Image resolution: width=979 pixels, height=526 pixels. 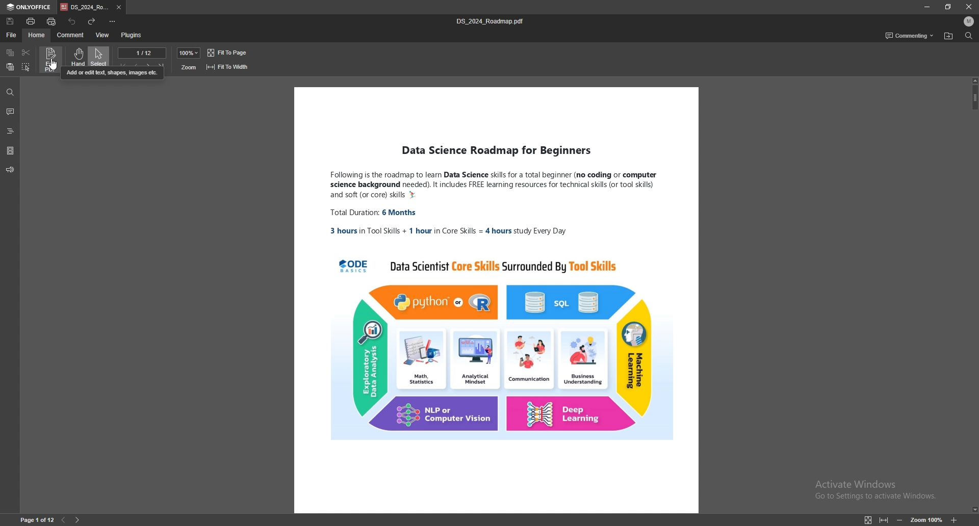 What do you see at coordinates (11, 129) in the screenshot?
I see `headings` at bounding box center [11, 129].